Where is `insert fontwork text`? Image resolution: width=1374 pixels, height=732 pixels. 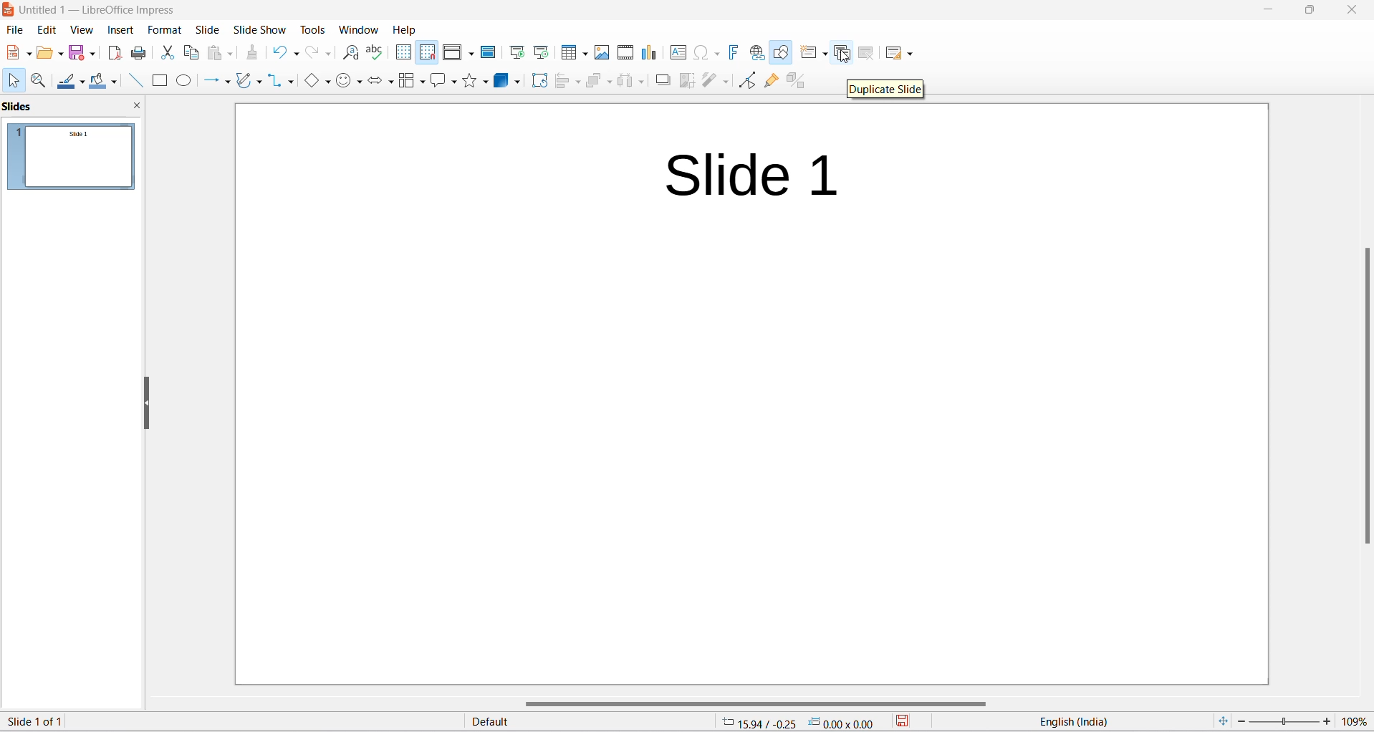 insert fontwork text is located at coordinates (733, 51).